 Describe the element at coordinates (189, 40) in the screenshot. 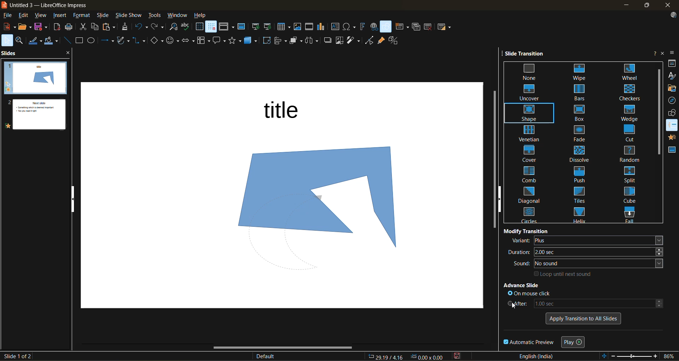

I see `block arrows` at that location.